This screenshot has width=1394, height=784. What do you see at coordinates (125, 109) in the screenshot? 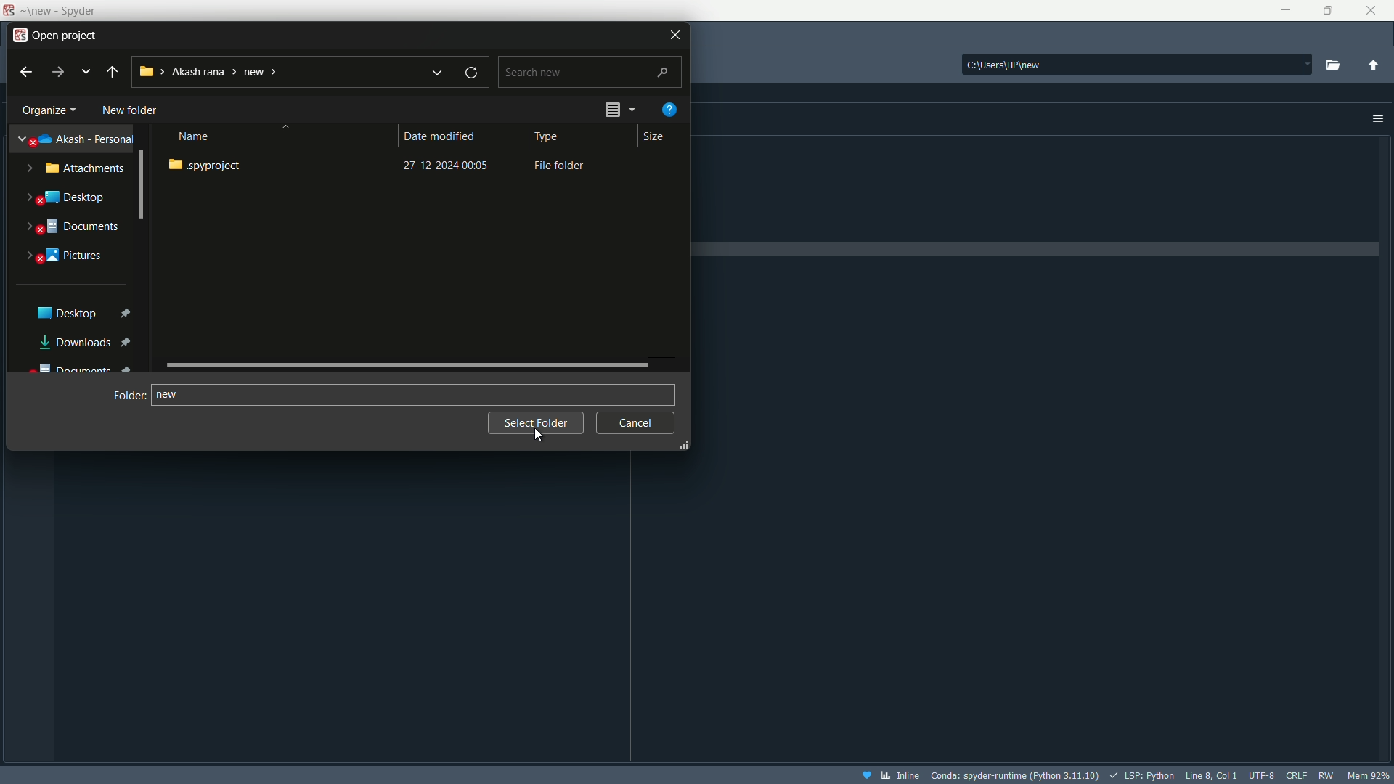
I see `new folder` at bounding box center [125, 109].